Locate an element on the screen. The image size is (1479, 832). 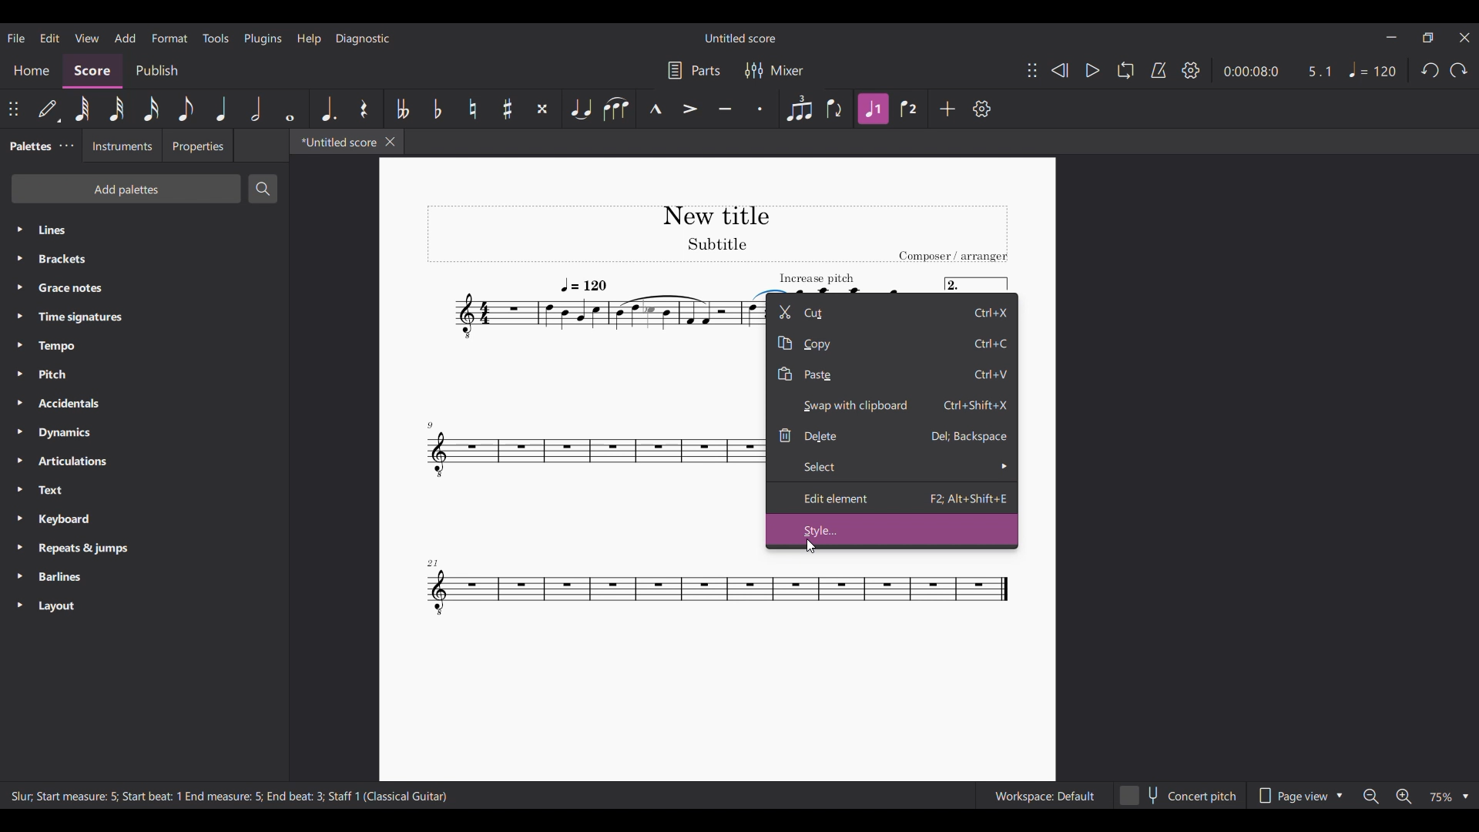
Score, current section highlighted is located at coordinates (93, 72).